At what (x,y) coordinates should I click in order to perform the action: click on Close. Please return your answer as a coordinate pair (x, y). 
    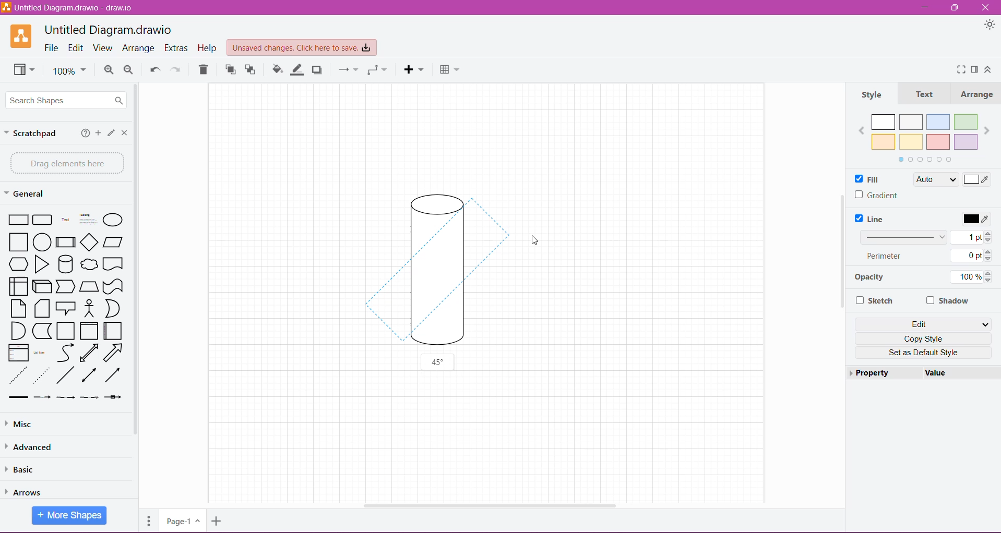
    Looking at the image, I should click on (124, 132).